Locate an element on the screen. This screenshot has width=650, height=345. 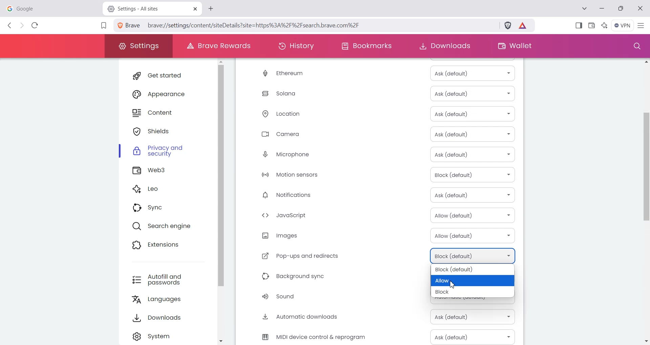
MIDI device control & reprogram Ask (Default) is located at coordinates (381, 336).